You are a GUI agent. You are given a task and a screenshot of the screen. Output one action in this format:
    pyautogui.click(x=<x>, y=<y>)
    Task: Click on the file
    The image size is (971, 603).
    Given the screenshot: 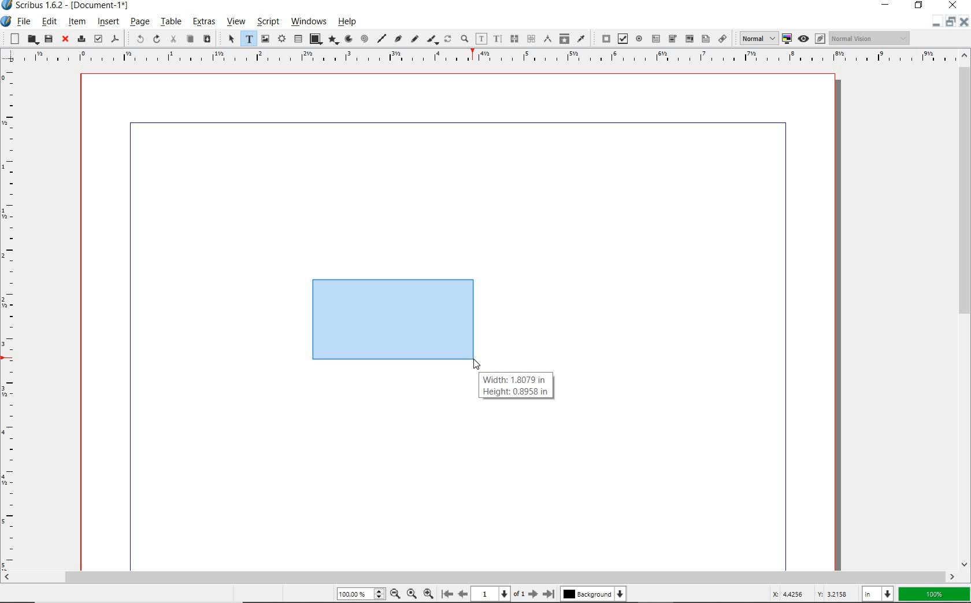 What is the action you would take?
    pyautogui.click(x=24, y=21)
    